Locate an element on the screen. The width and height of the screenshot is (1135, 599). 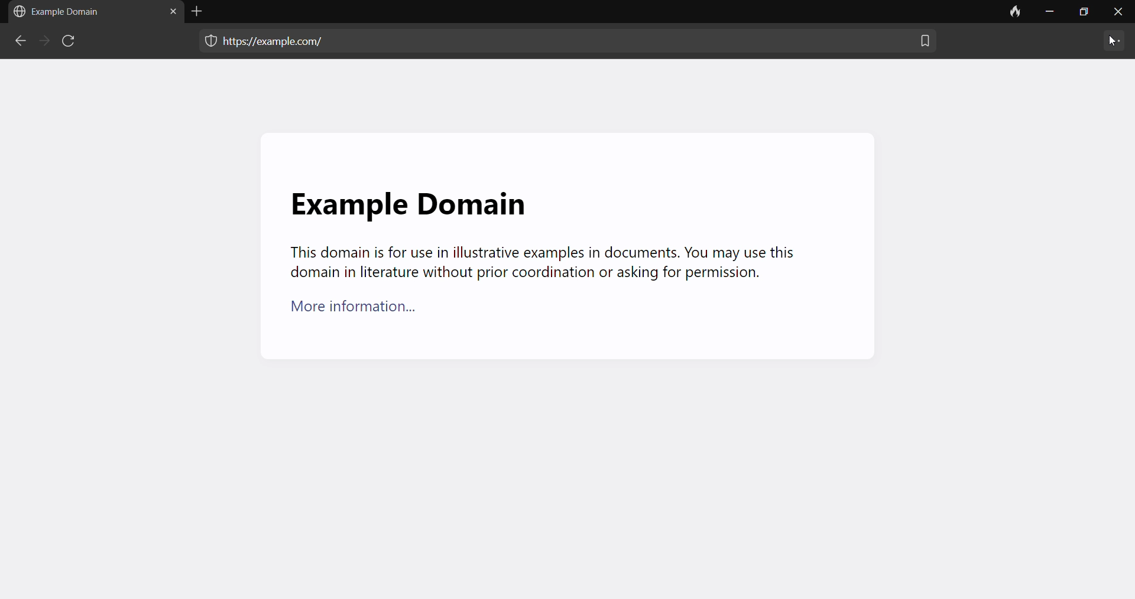
This domain is for use in illustrative examples in documents. You may use this
domain in literature without prior coordination or asking for permission. is located at coordinates (540, 263).